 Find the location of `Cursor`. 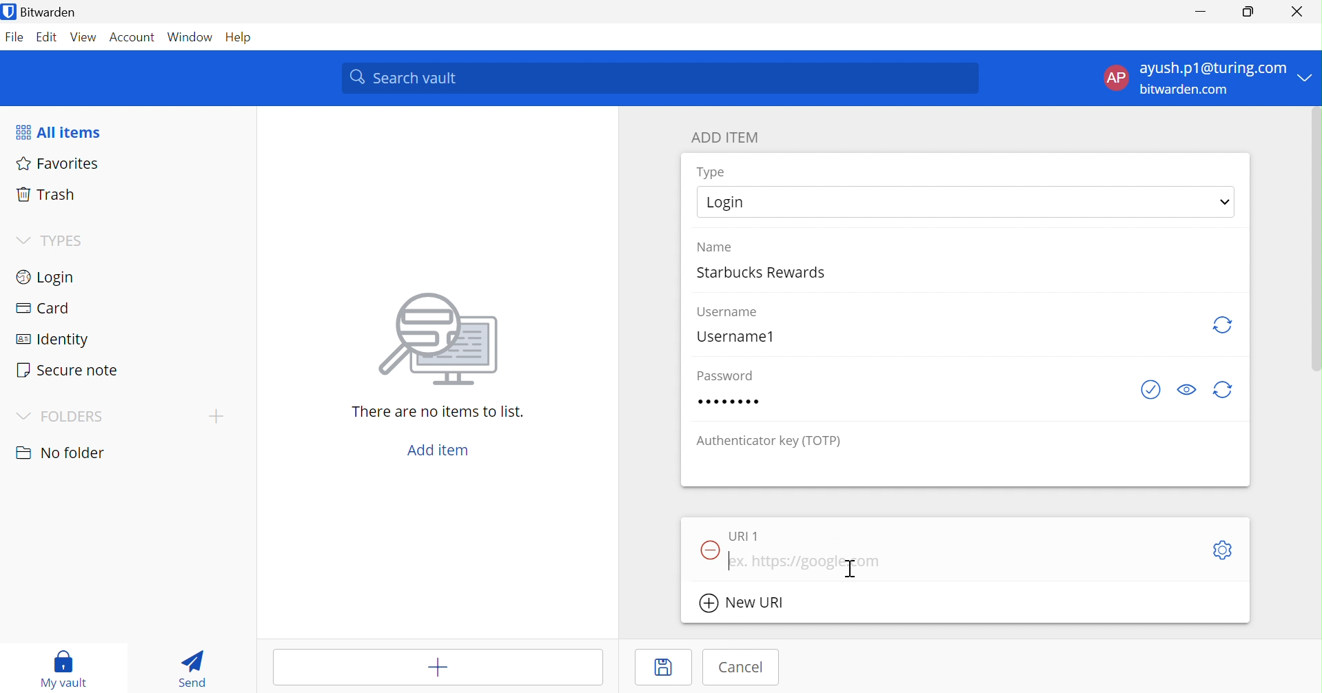

Cursor is located at coordinates (851, 568).